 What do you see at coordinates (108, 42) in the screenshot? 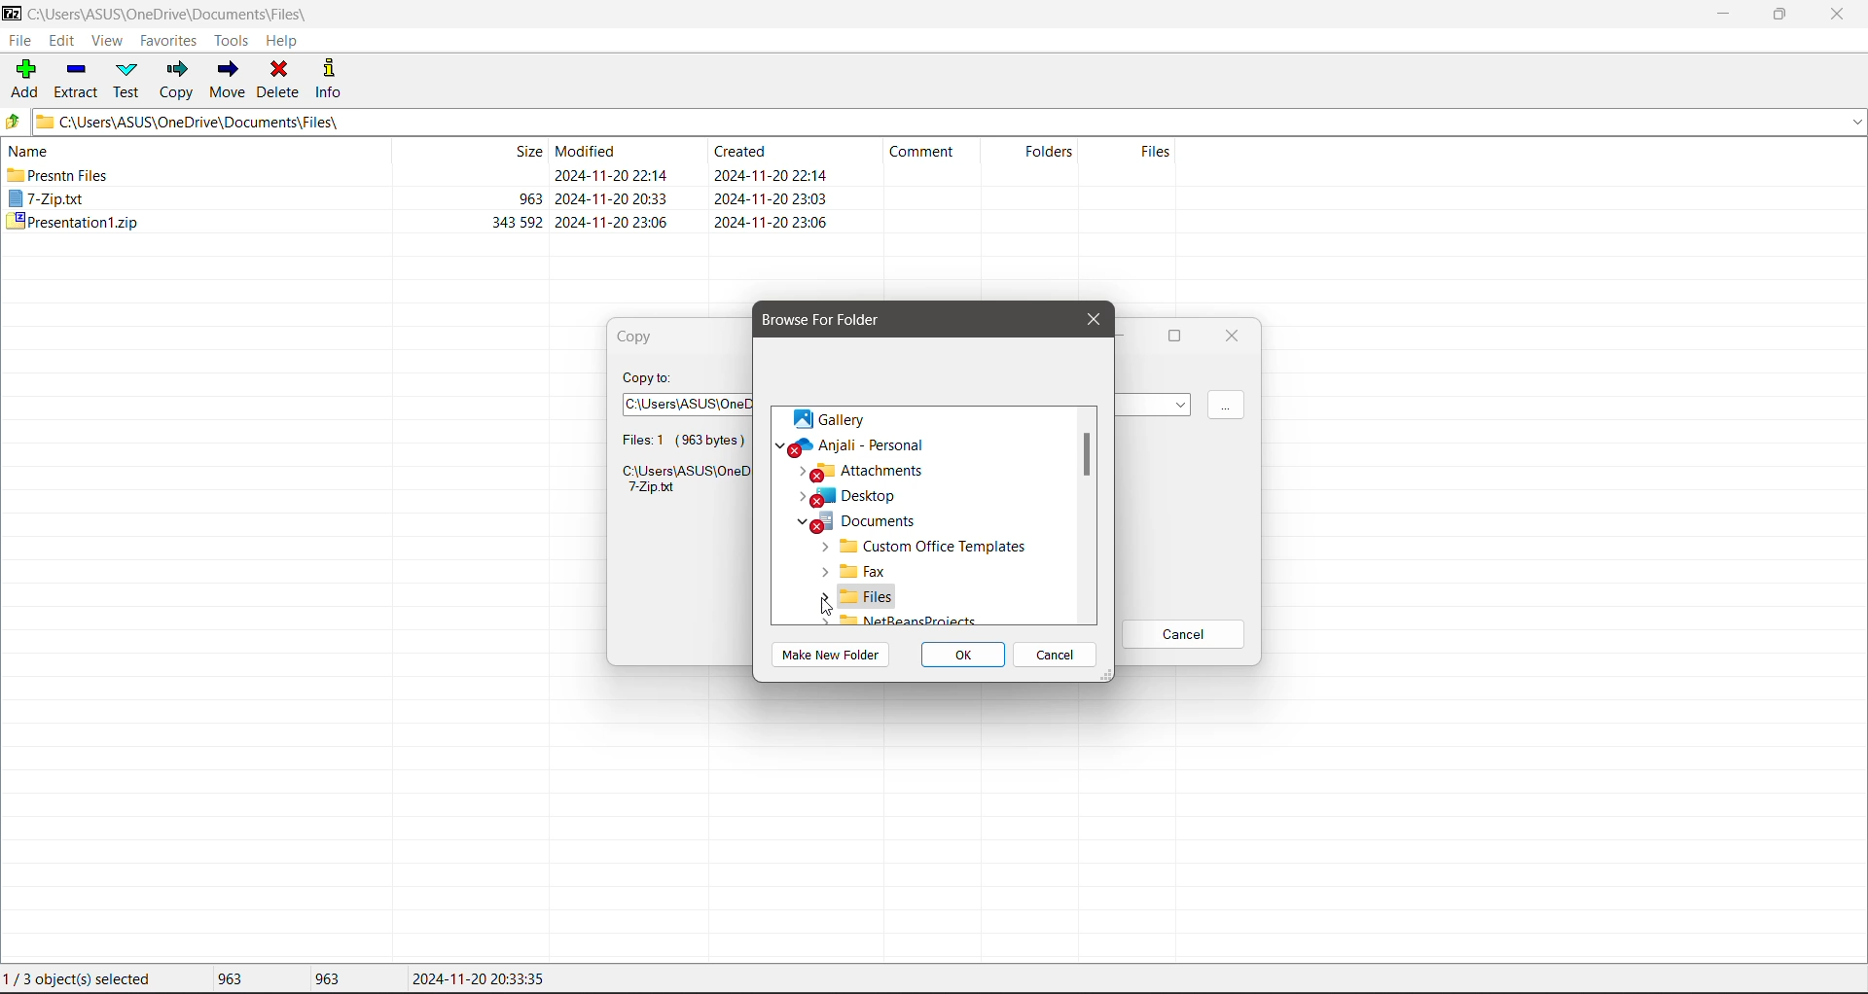
I see `View` at bounding box center [108, 42].